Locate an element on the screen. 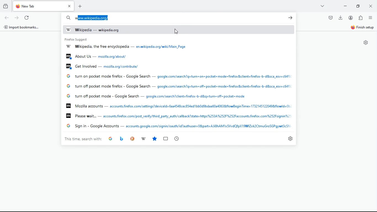 The image size is (377, 212). www.wikipedia.org is located at coordinates (91, 18).